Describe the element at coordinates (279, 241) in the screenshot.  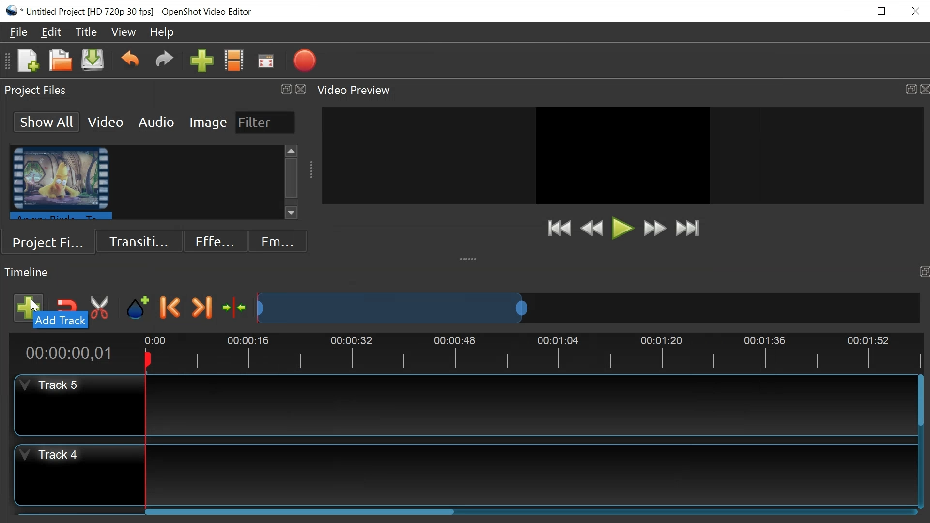
I see `Emoji` at that location.